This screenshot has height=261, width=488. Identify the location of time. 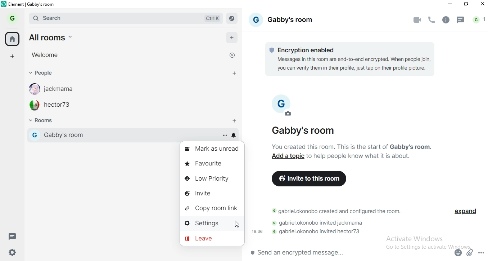
(258, 231).